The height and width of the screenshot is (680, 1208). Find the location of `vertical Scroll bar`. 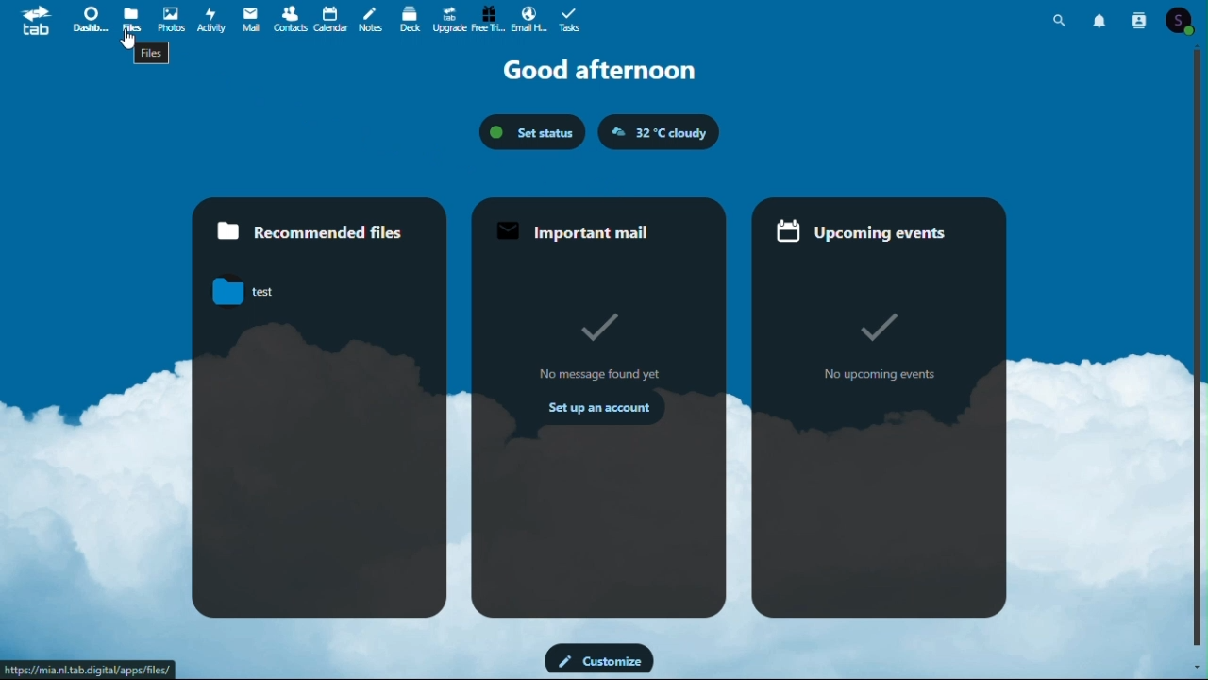

vertical Scroll bar is located at coordinates (1200, 348).